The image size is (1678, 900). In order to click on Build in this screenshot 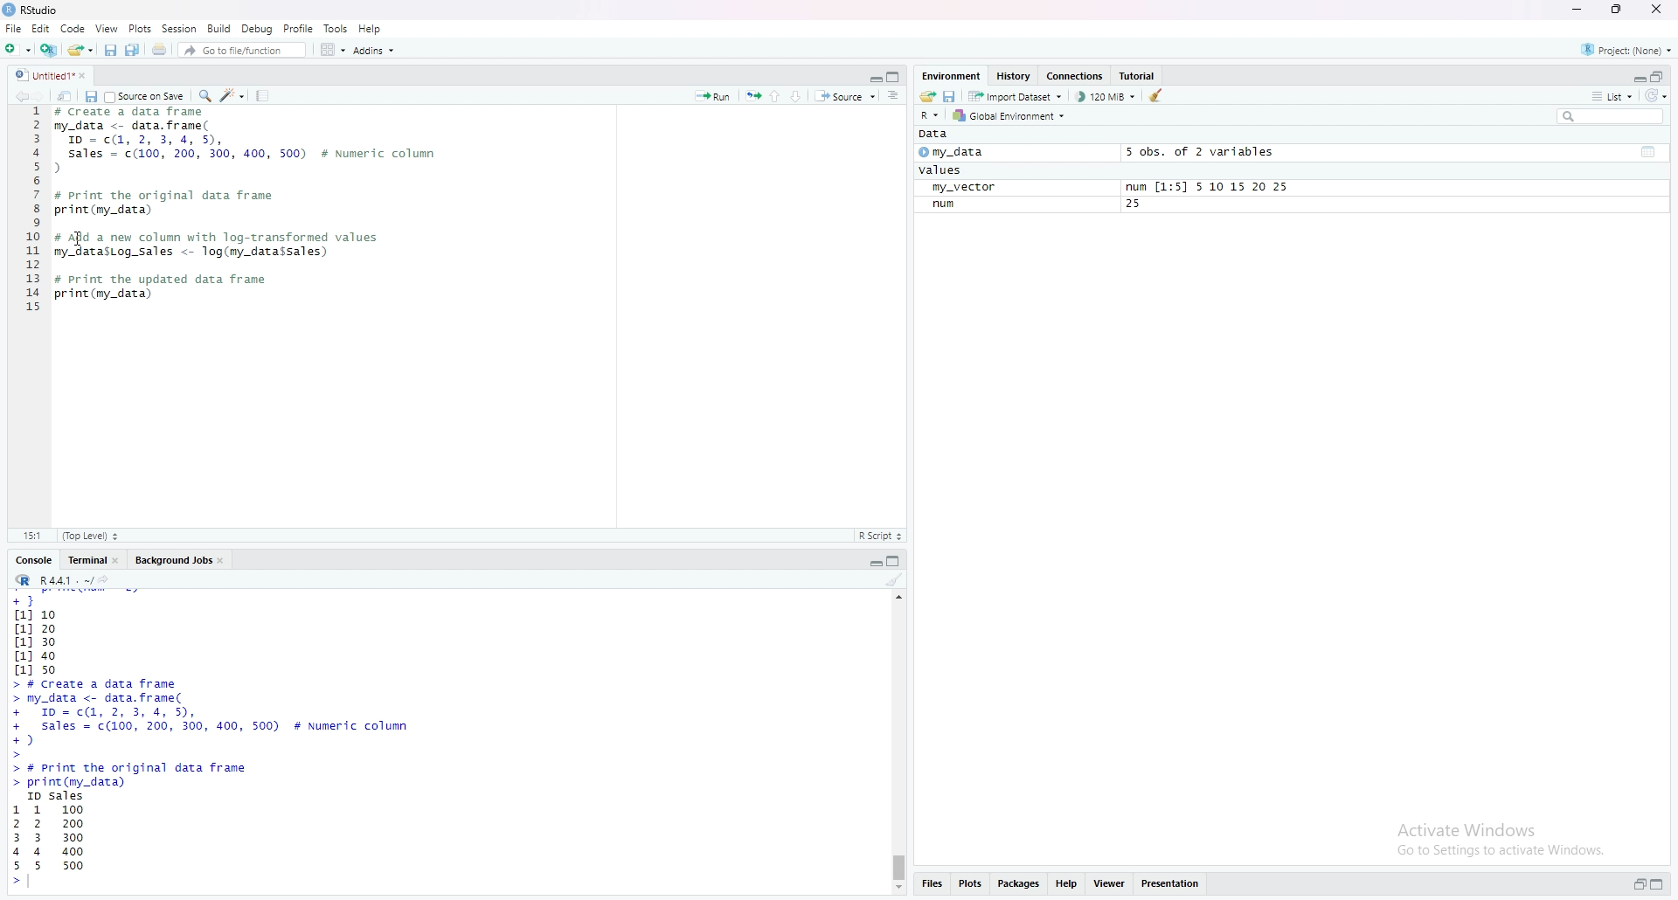, I will do `click(219, 28)`.